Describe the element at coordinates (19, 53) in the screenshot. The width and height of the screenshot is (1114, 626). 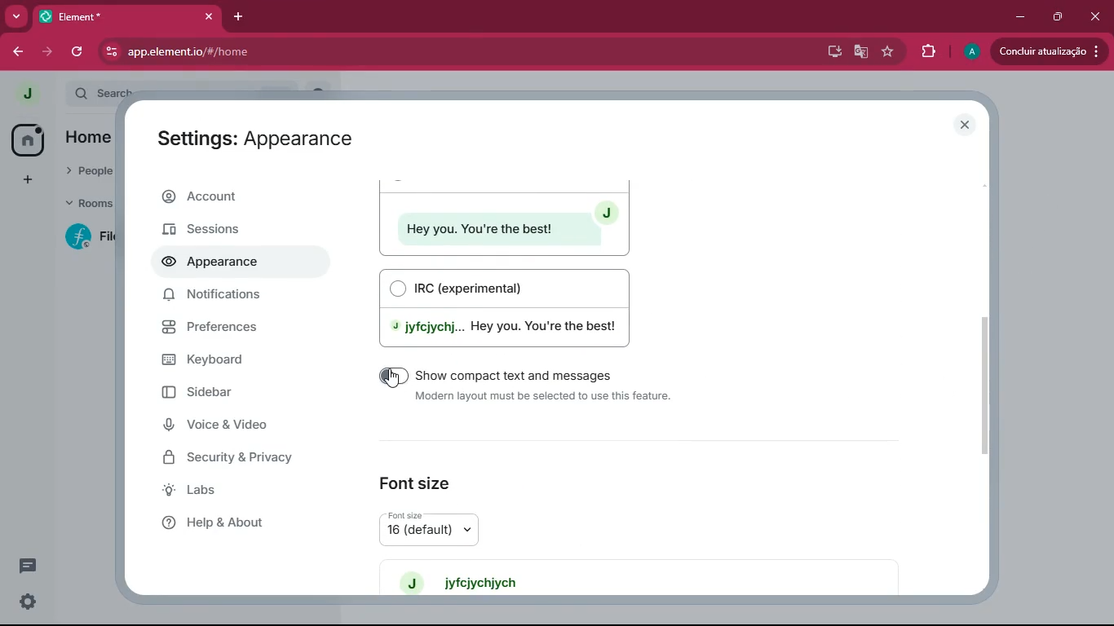
I see `back` at that location.